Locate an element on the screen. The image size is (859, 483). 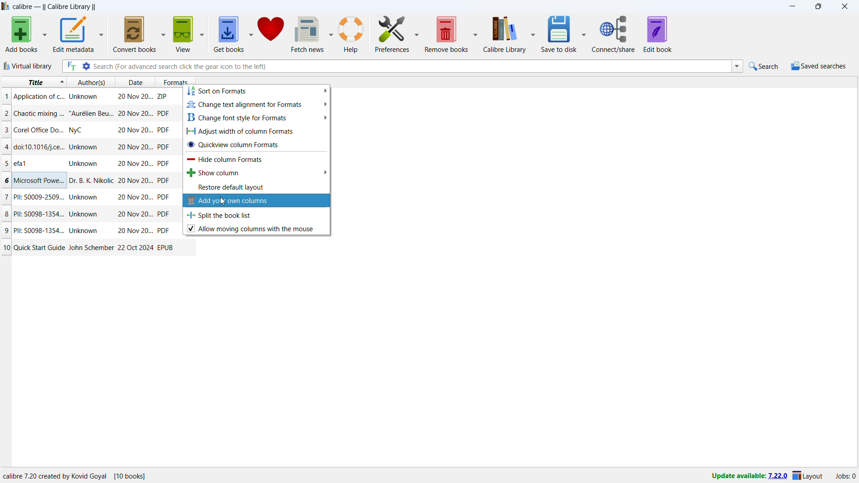
view is located at coordinates (183, 34).